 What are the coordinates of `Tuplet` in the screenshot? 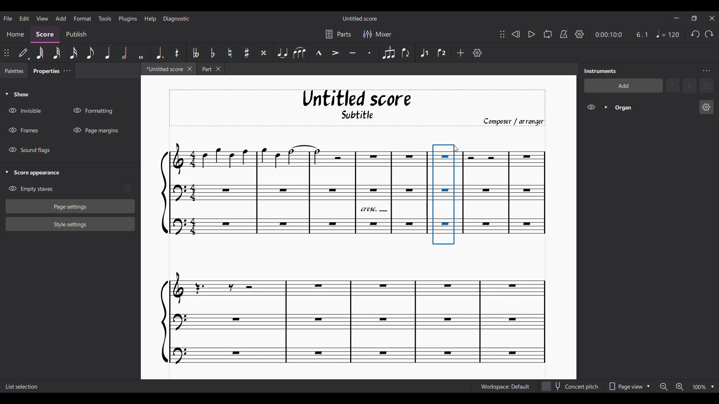 It's located at (388, 53).